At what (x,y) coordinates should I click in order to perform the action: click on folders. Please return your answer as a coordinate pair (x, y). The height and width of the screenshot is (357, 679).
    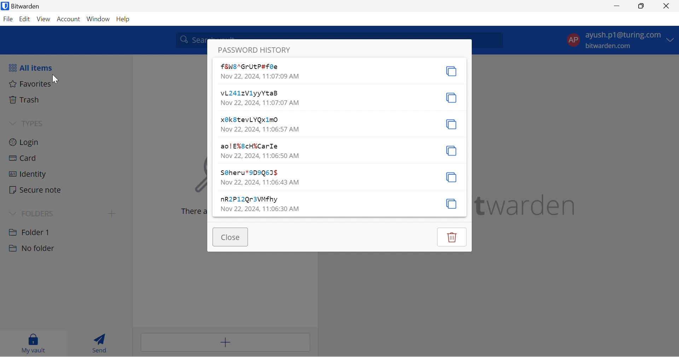
    Looking at the image, I should click on (35, 213).